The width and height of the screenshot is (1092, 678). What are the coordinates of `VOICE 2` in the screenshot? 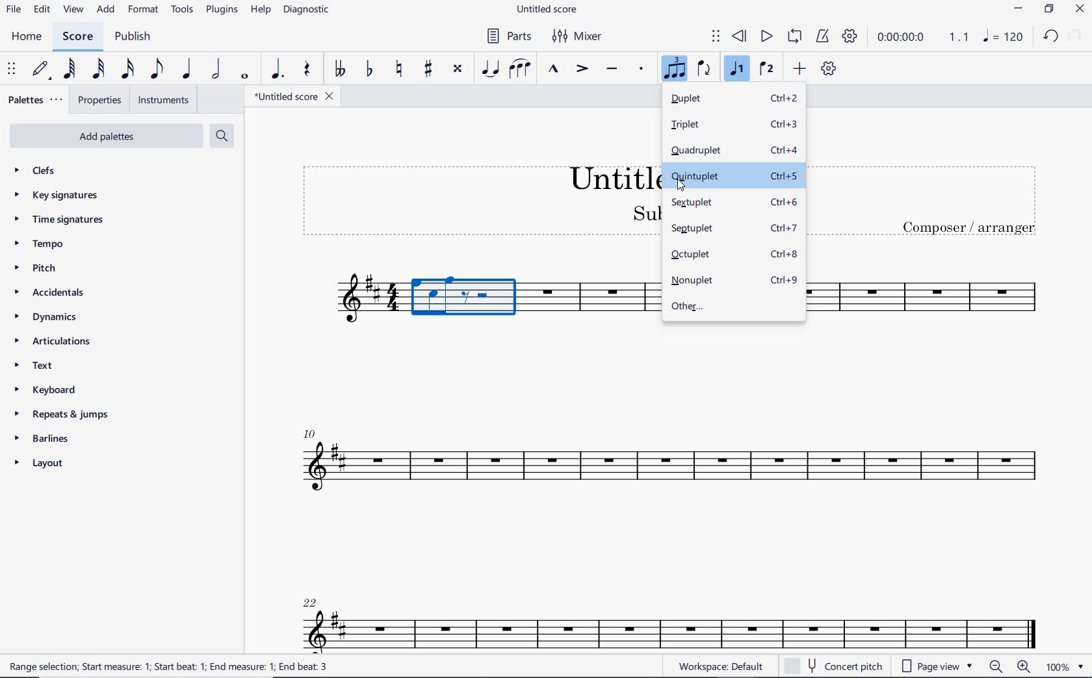 It's located at (768, 69).